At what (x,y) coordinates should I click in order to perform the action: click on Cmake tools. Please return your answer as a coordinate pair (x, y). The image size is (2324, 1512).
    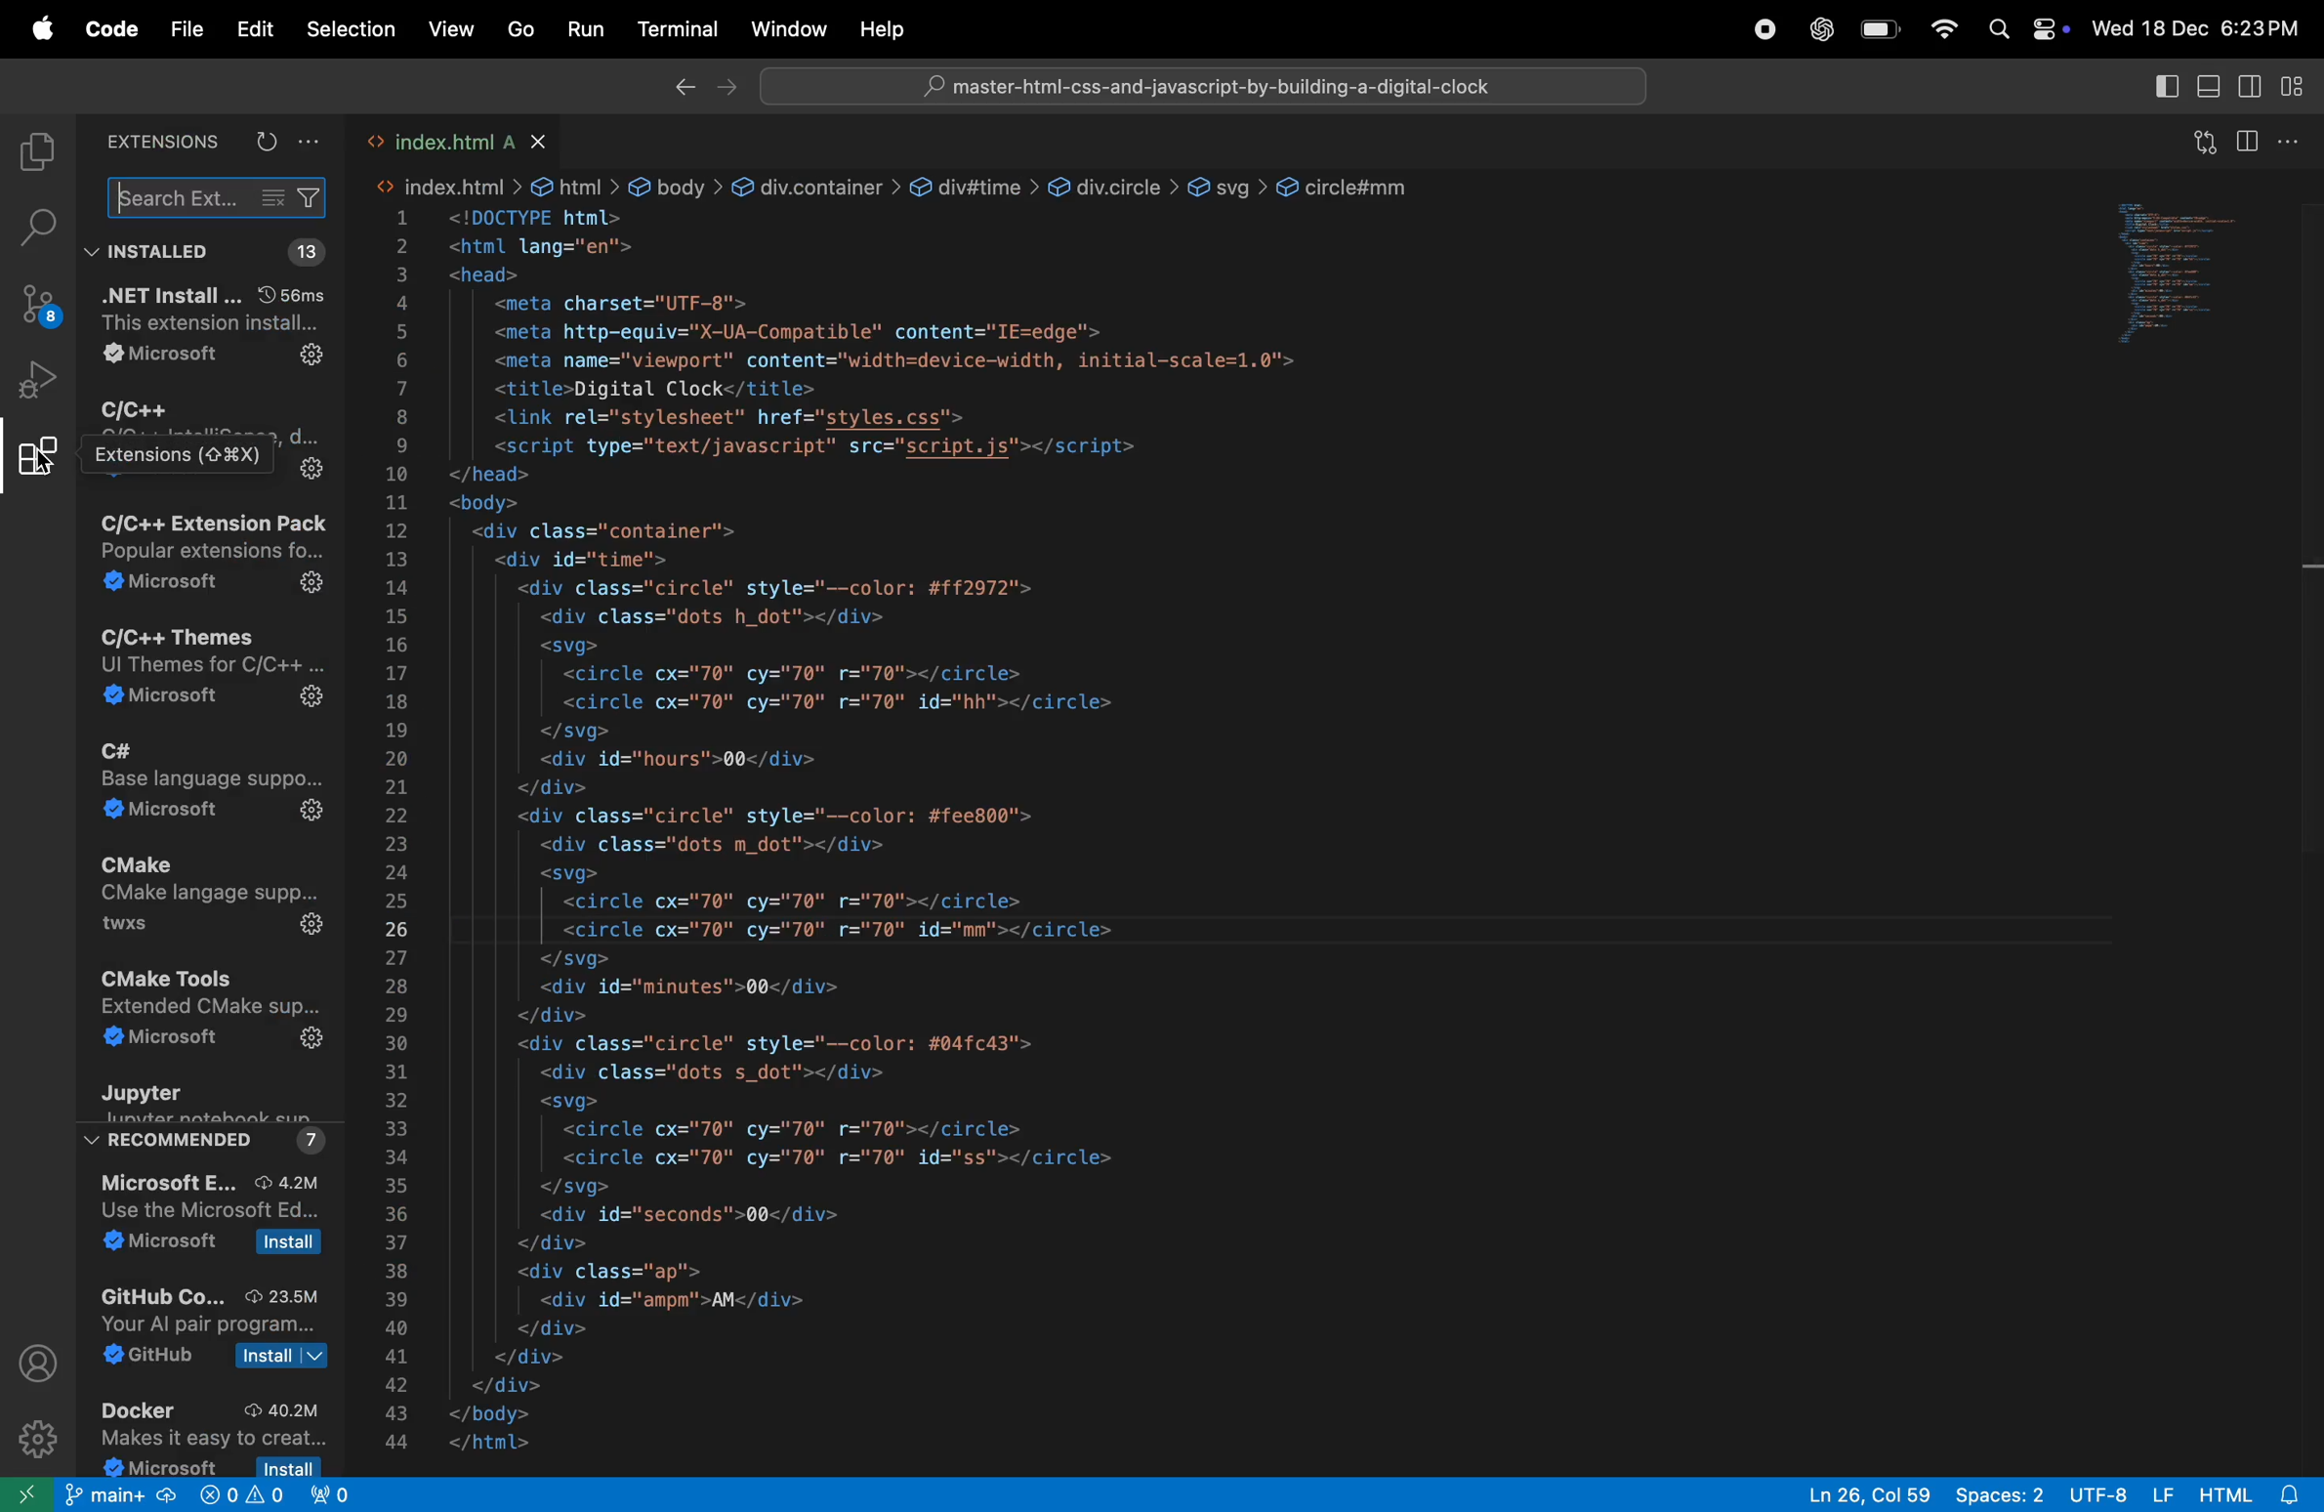
    Looking at the image, I should click on (210, 1013).